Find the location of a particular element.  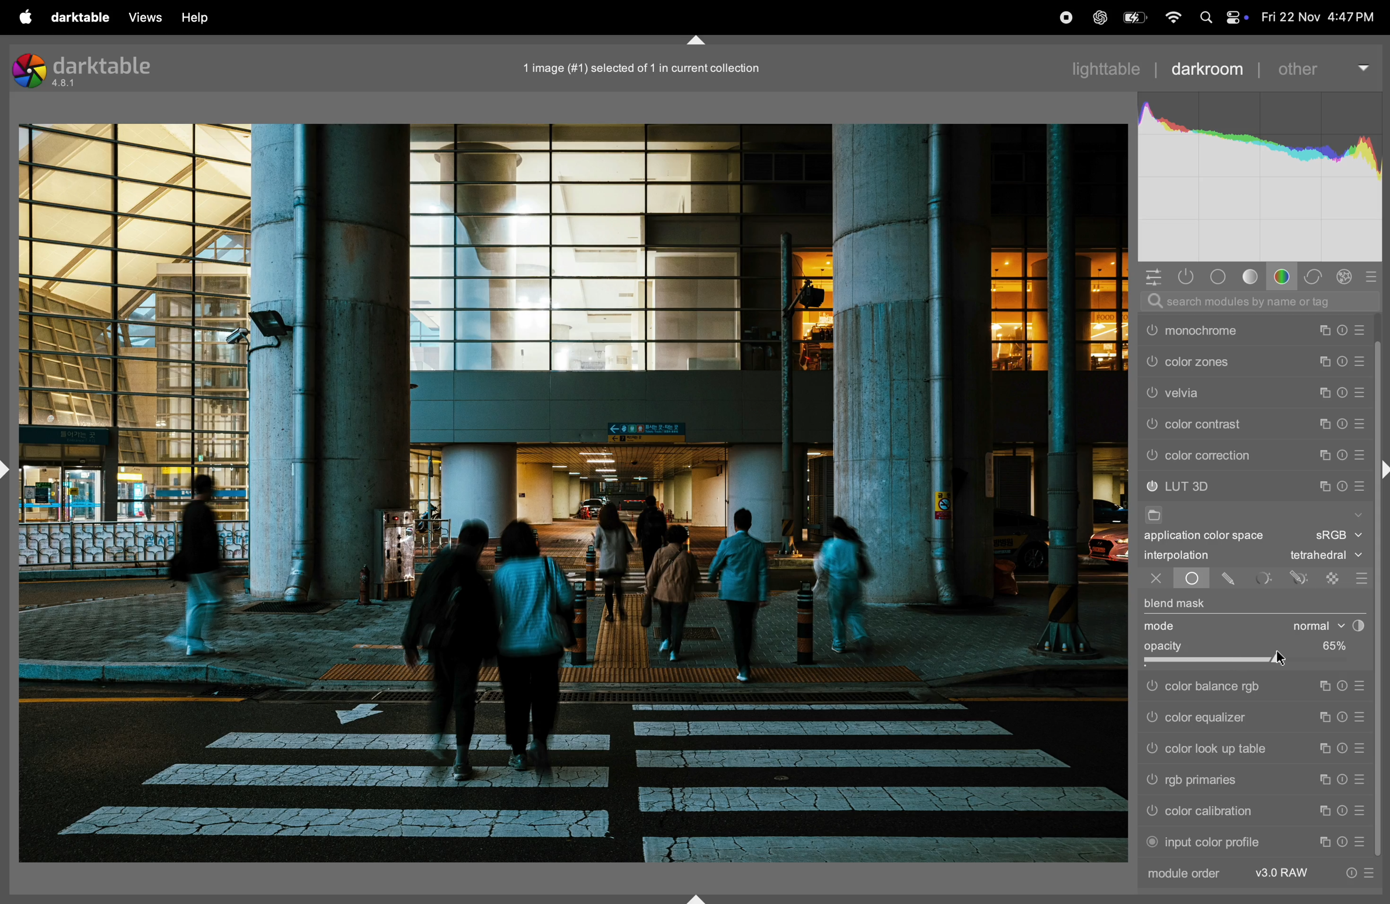

color calibration is located at coordinates (1221, 811).